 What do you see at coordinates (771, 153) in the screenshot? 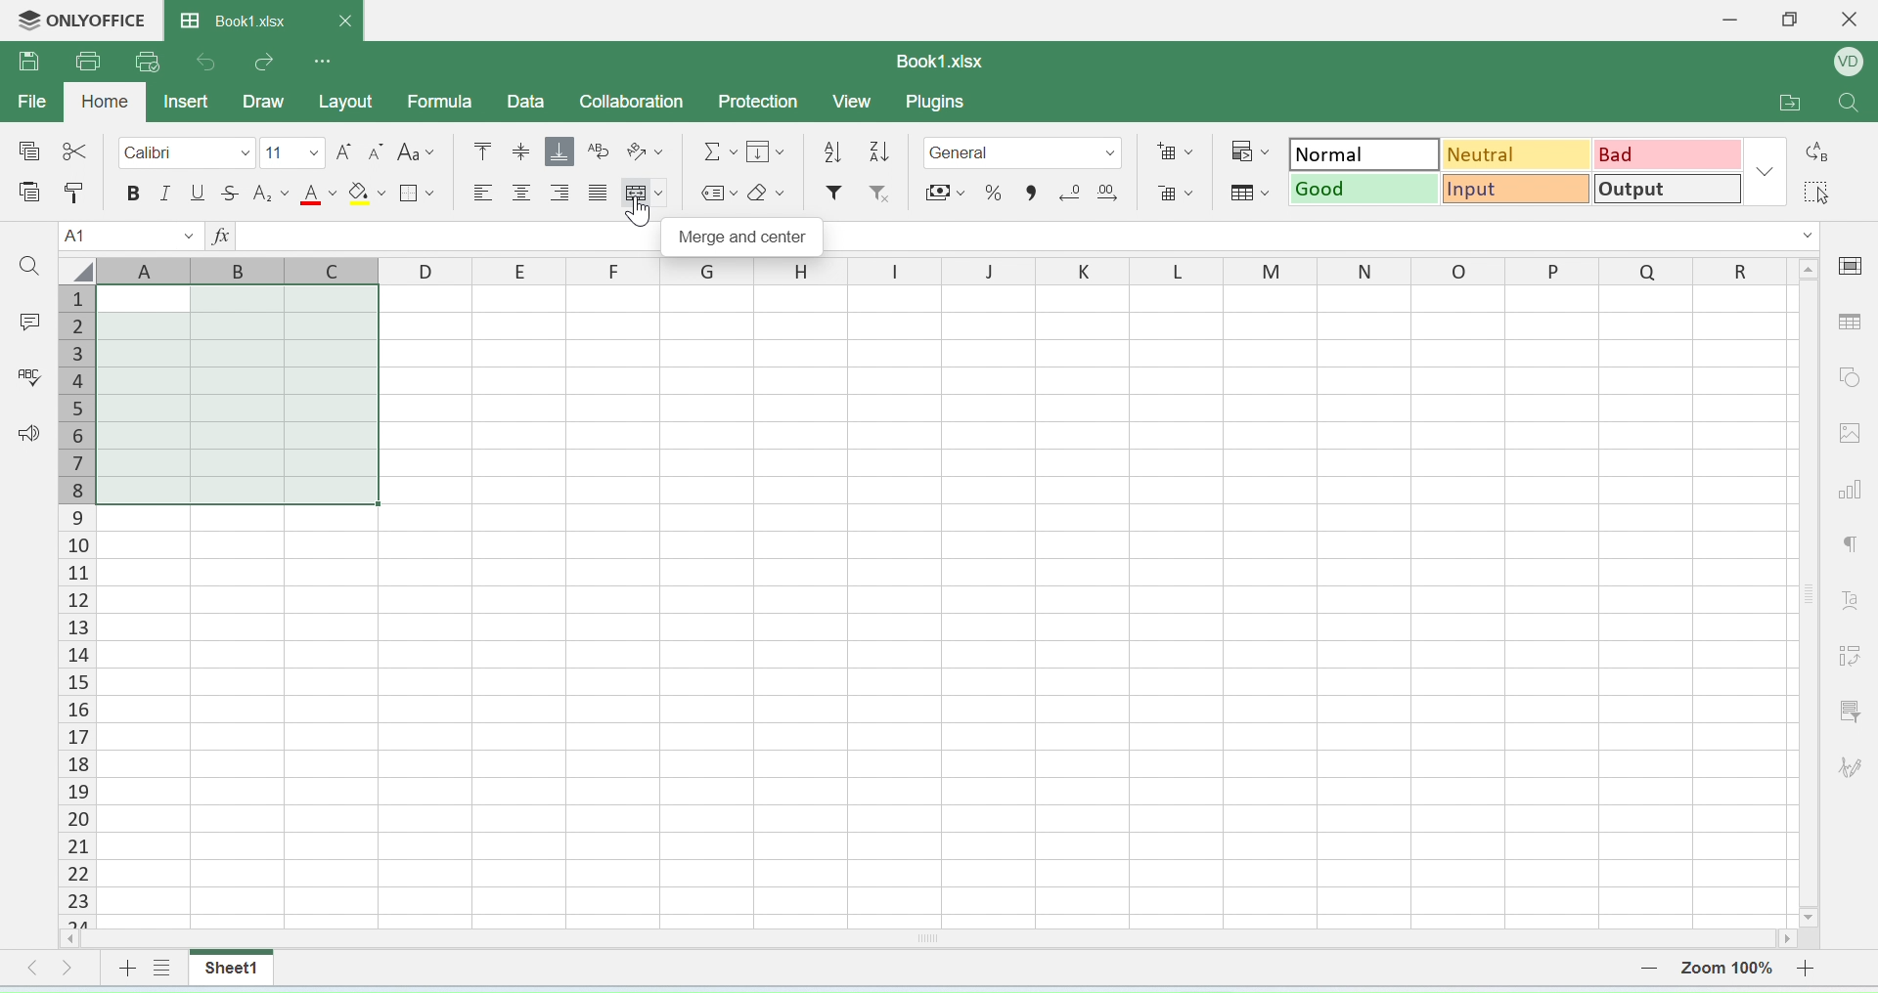
I see `fill` at bounding box center [771, 153].